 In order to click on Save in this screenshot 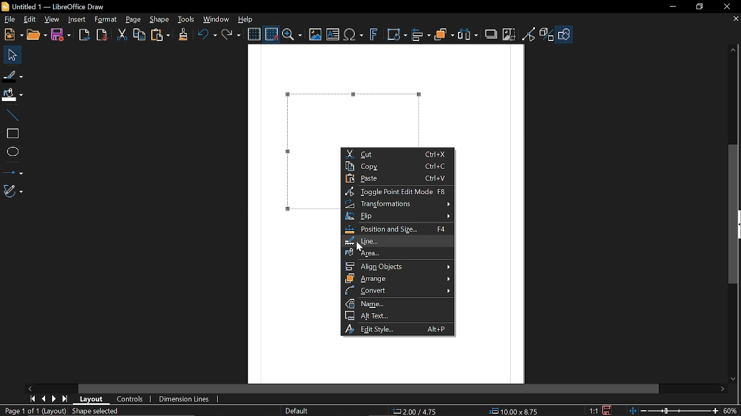, I will do `click(60, 35)`.